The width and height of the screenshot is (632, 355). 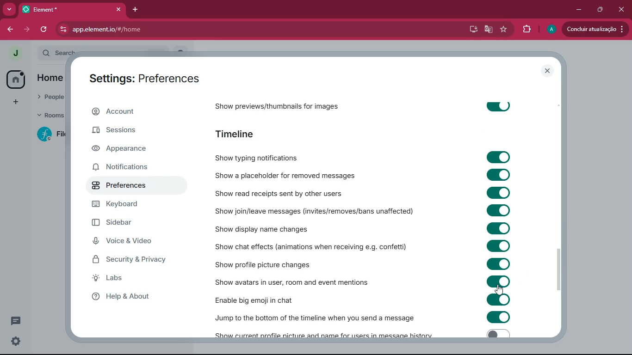 What do you see at coordinates (316, 315) in the screenshot?
I see `jump to the bottom of the timeline when you send a message` at bounding box center [316, 315].